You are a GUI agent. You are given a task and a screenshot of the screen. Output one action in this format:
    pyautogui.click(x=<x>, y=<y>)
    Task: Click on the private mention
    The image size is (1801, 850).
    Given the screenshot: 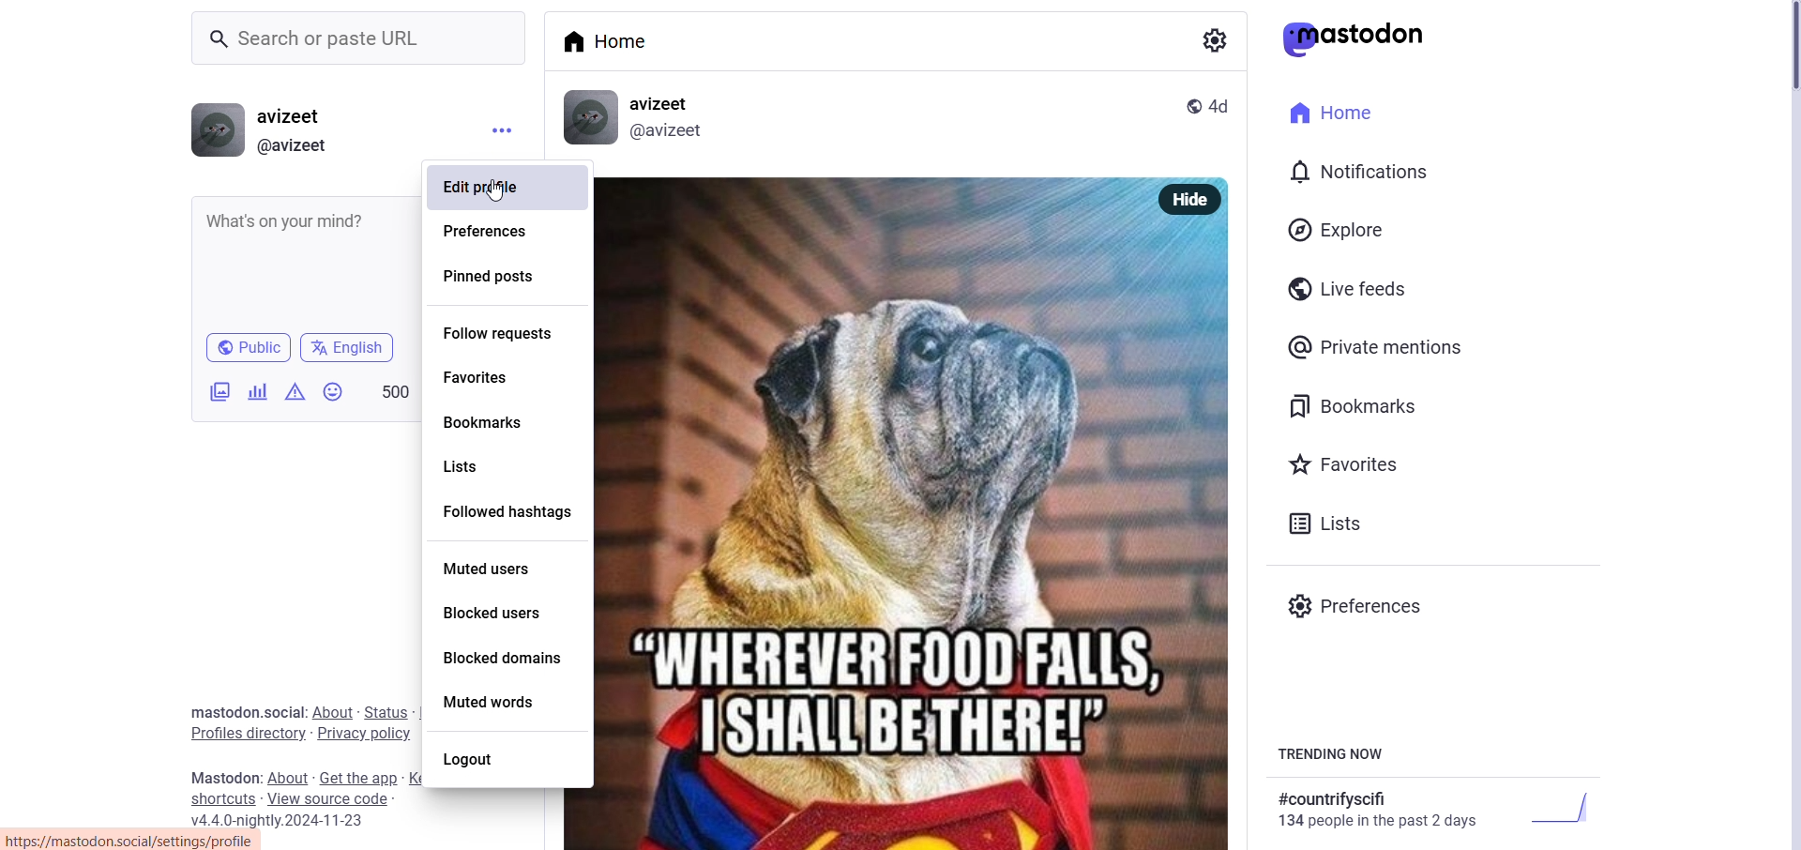 What is the action you would take?
    pyautogui.click(x=1376, y=345)
    